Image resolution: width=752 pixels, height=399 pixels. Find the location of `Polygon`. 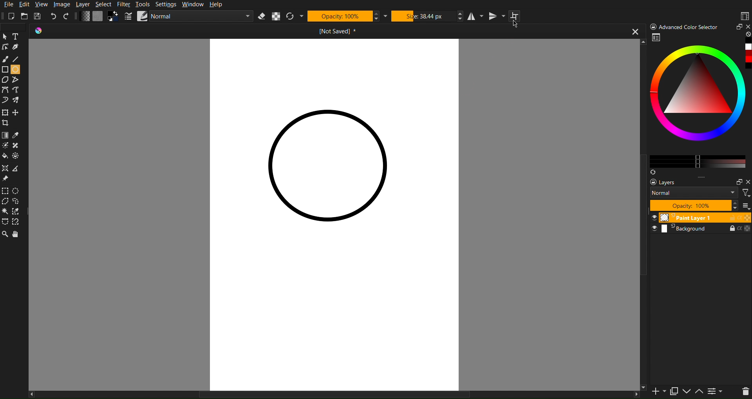

Polygon is located at coordinates (5, 80).